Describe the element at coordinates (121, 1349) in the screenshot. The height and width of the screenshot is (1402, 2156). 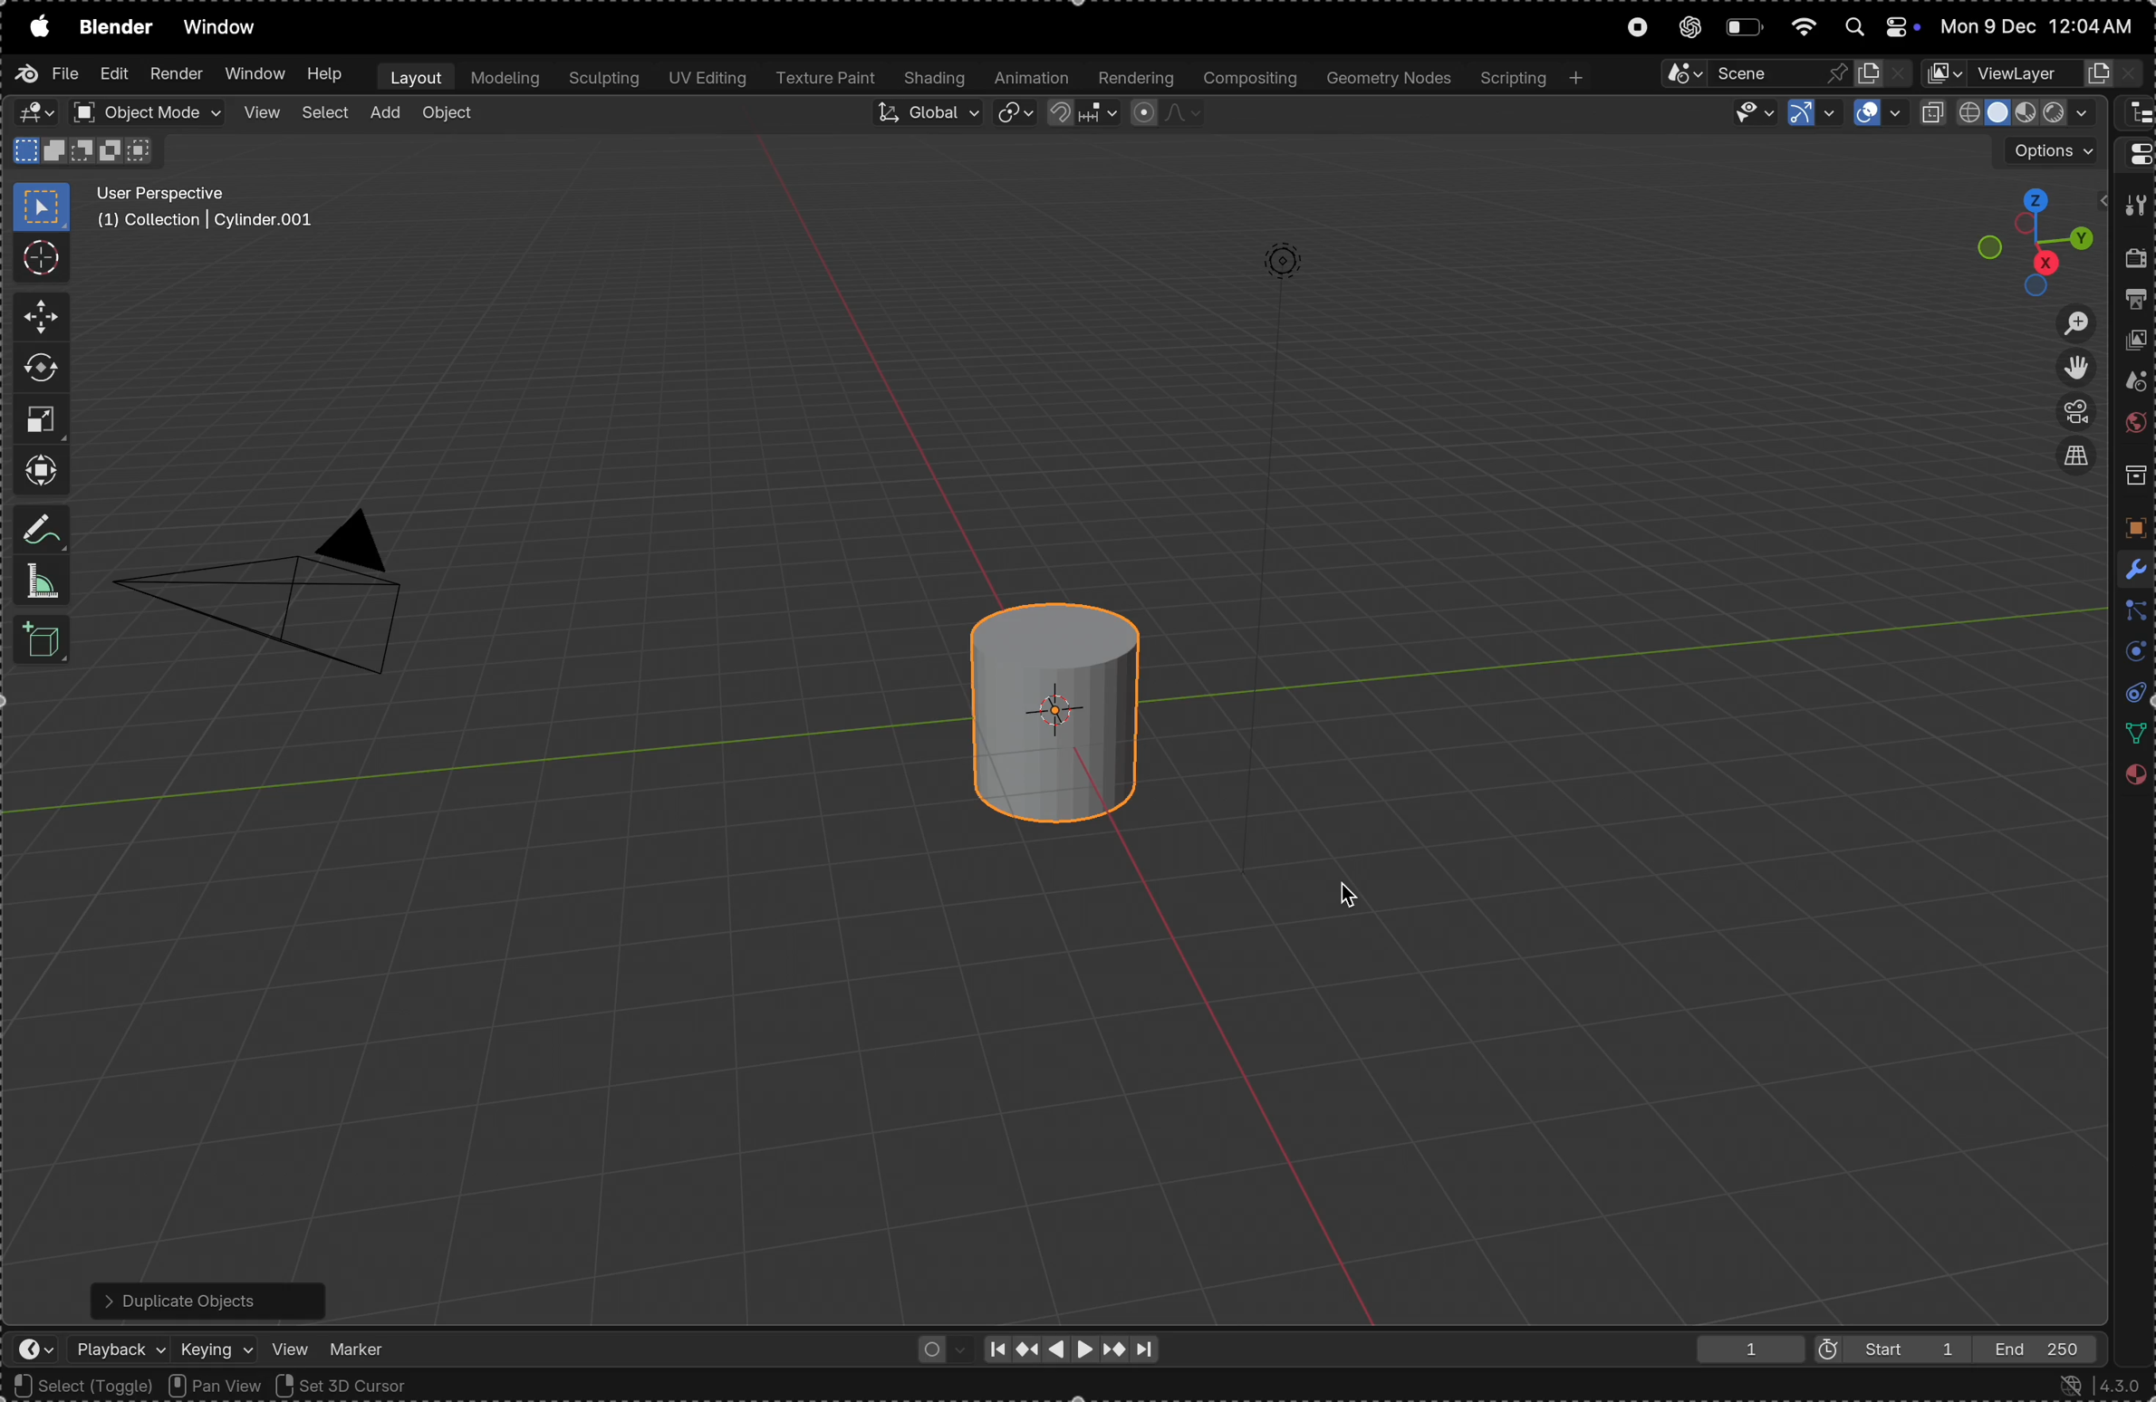
I see `play back ` at that location.